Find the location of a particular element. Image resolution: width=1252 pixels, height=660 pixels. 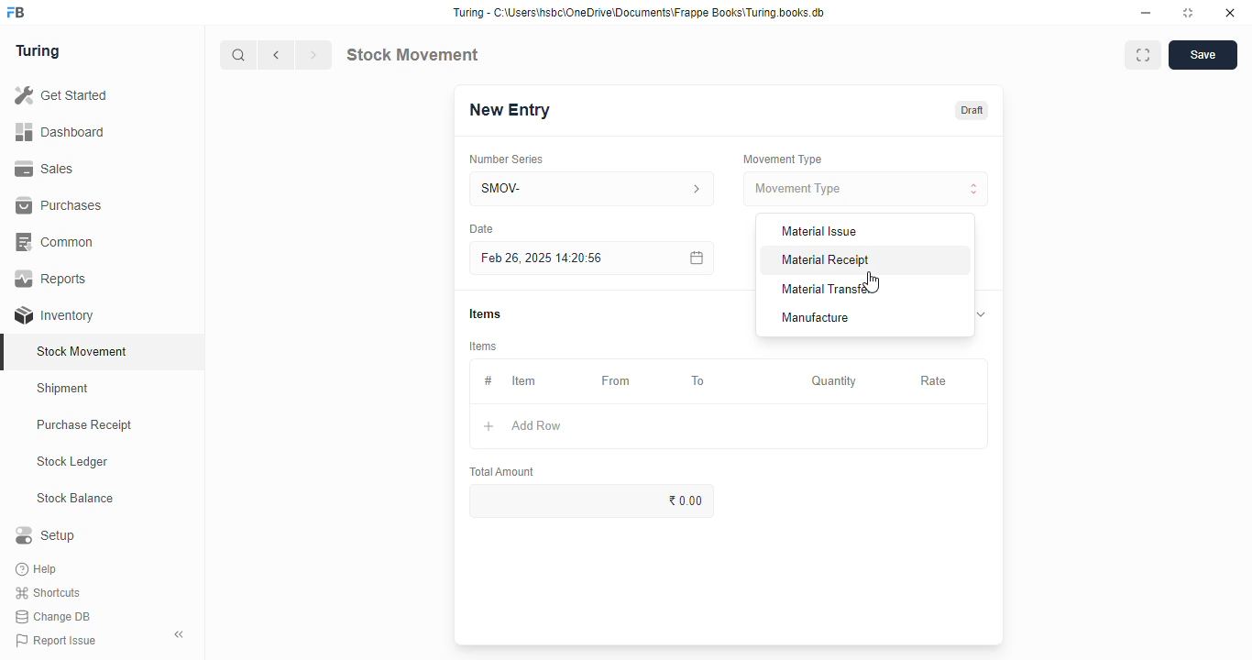

add row is located at coordinates (536, 425).